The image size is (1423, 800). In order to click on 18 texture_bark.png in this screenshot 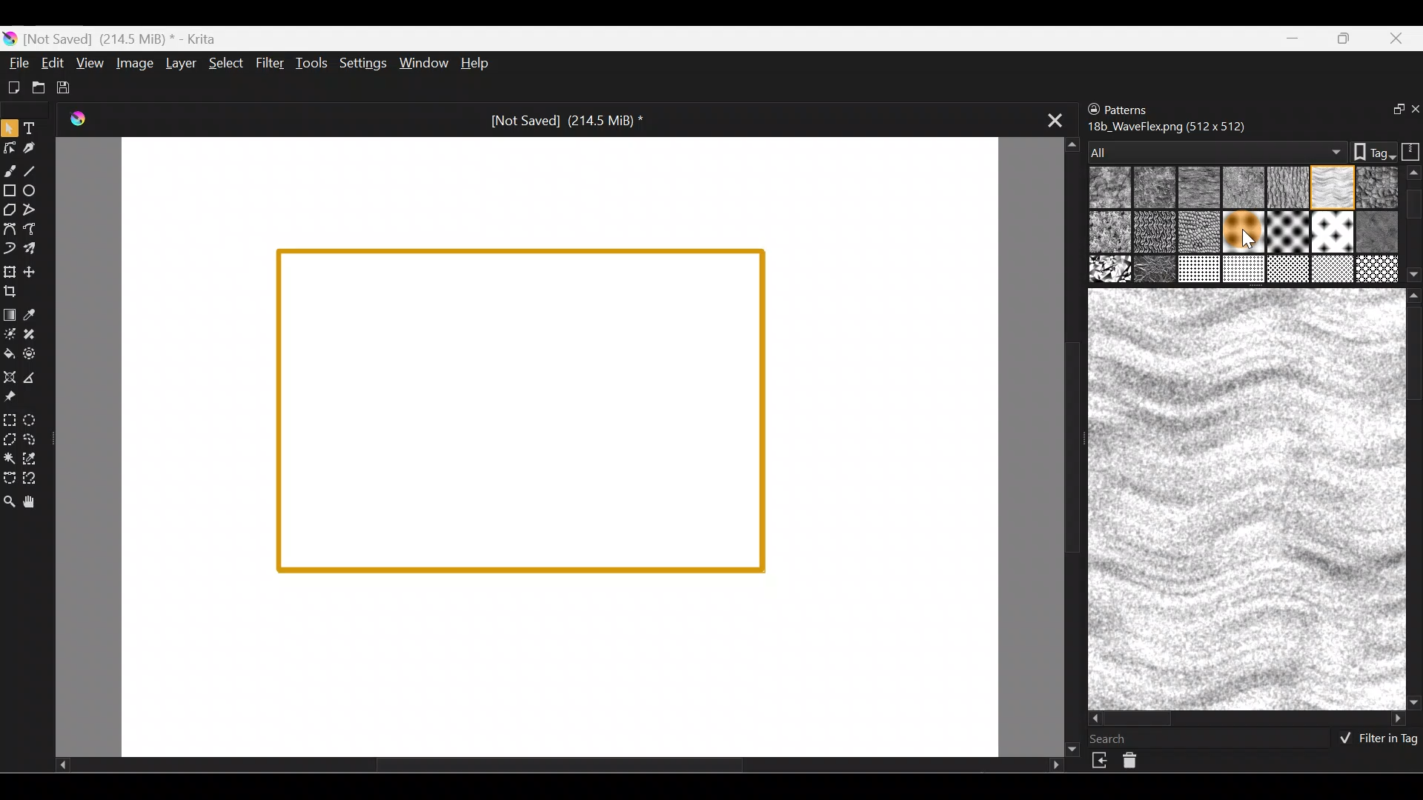, I will do `click(1290, 270)`.